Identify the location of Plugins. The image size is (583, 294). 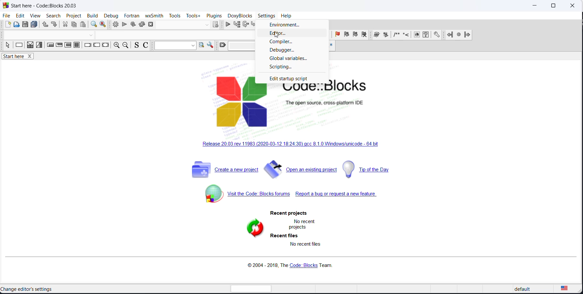
(215, 15).